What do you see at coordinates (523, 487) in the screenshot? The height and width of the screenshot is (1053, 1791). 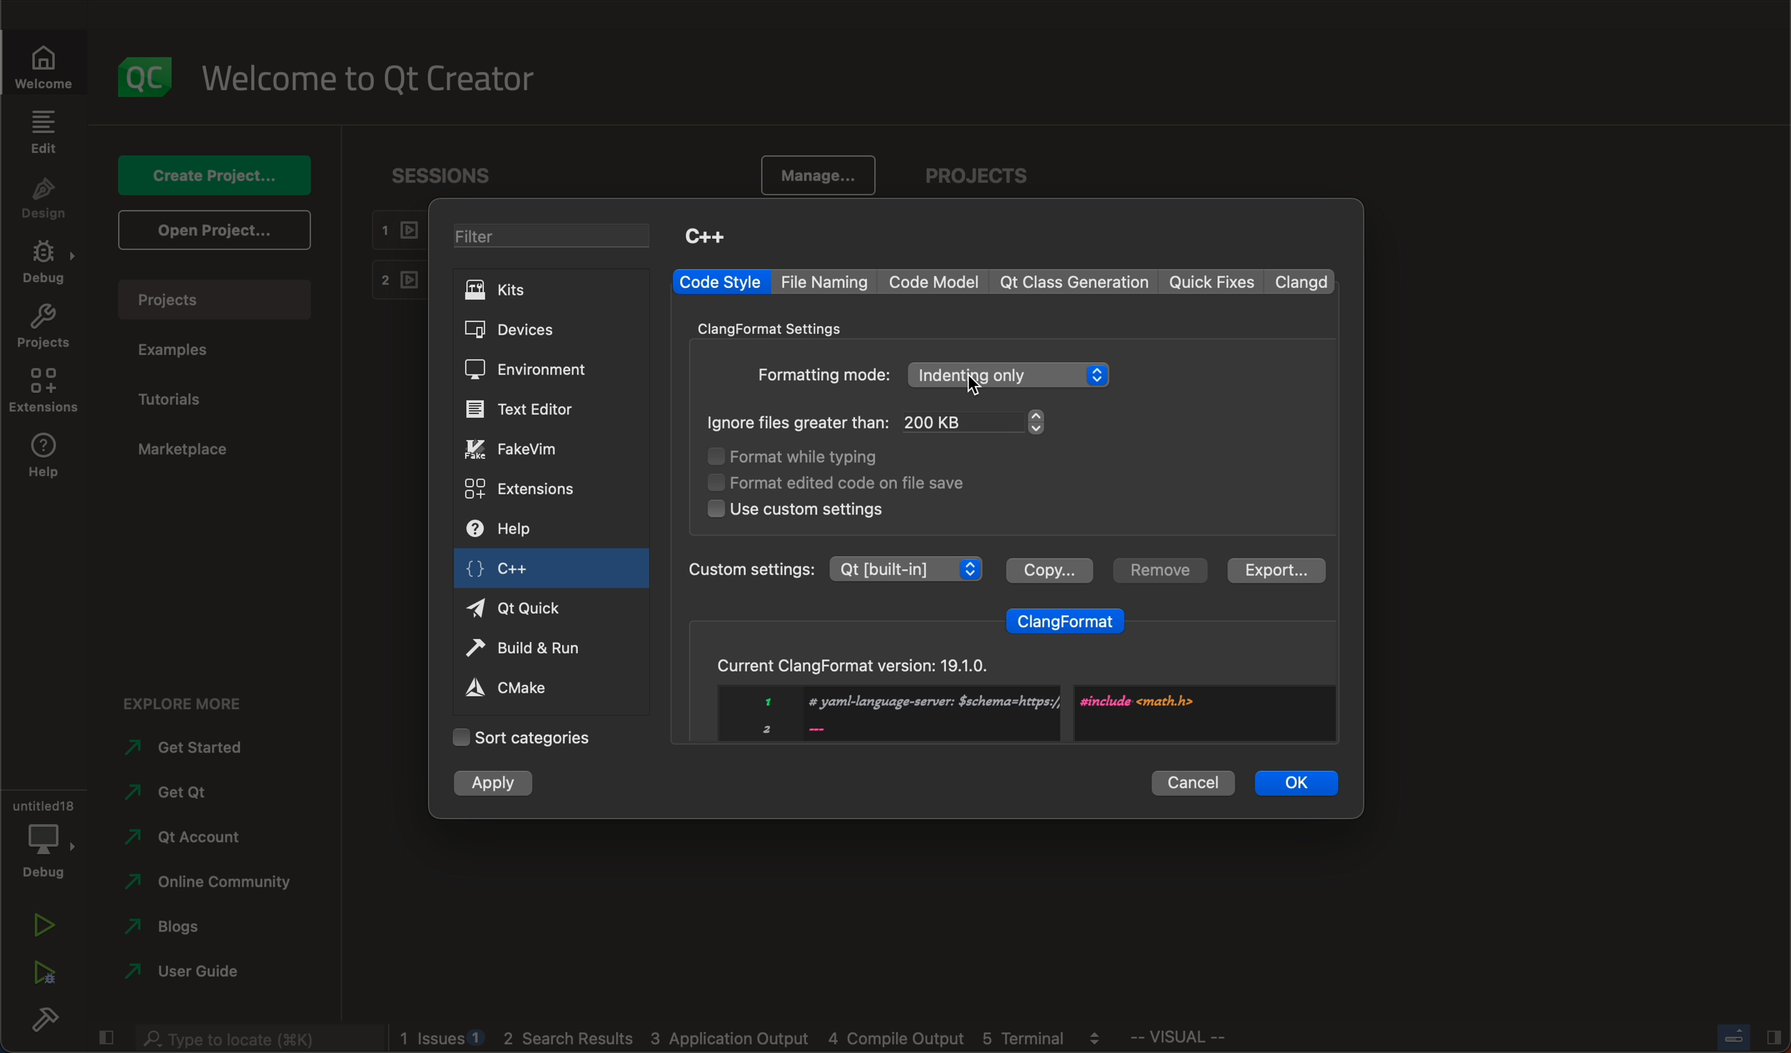 I see `extensions` at bounding box center [523, 487].